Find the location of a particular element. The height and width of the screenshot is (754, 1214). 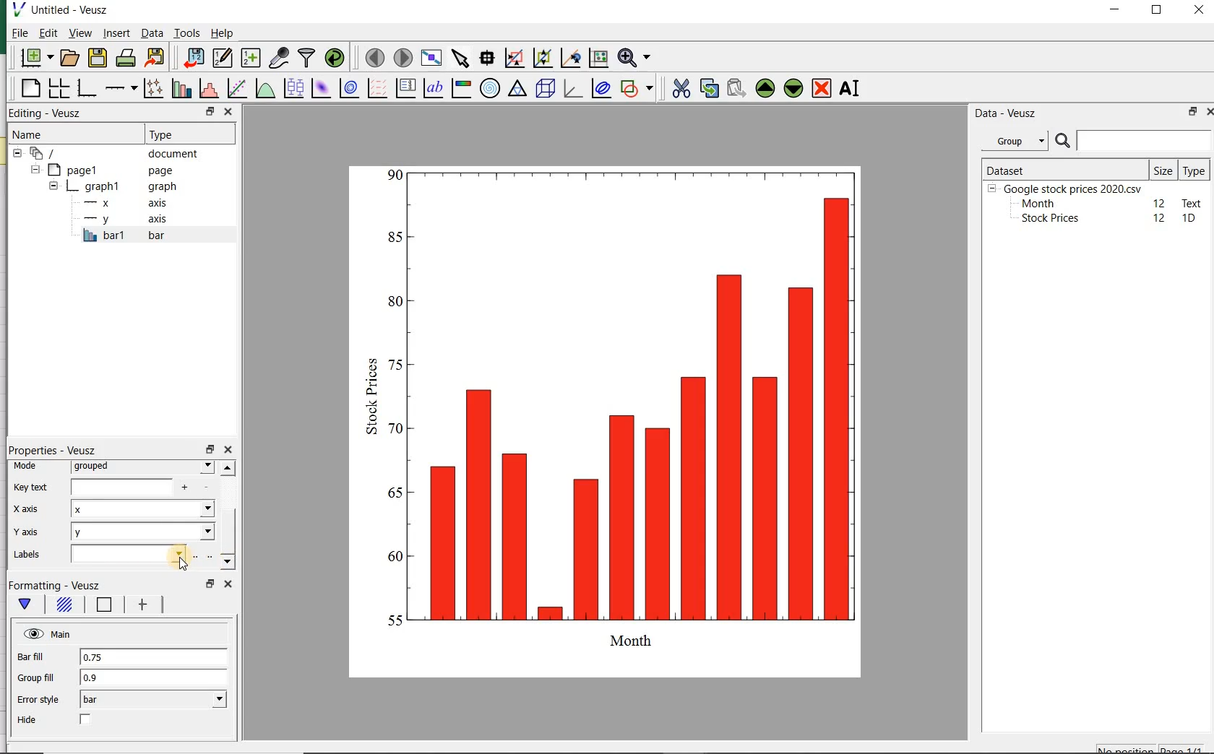

import data into Veusz is located at coordinates (191, 58).